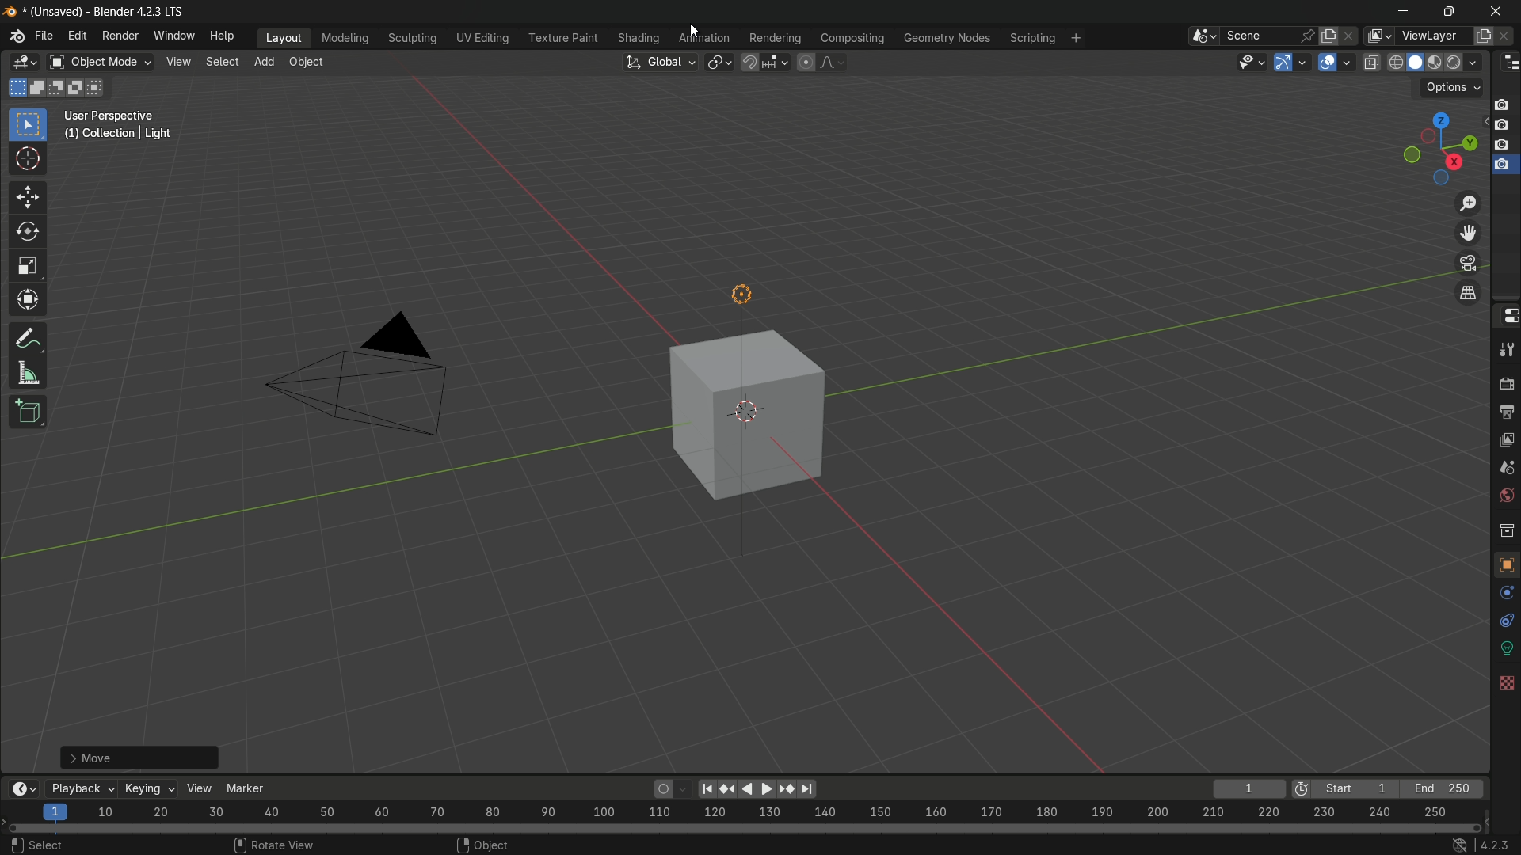 The height and width of the screenshot is (855, 1521). What do you see at coordinates (40, 87) in the screenshot?
I see `extend existing collection` at bounding box center [40, 87].